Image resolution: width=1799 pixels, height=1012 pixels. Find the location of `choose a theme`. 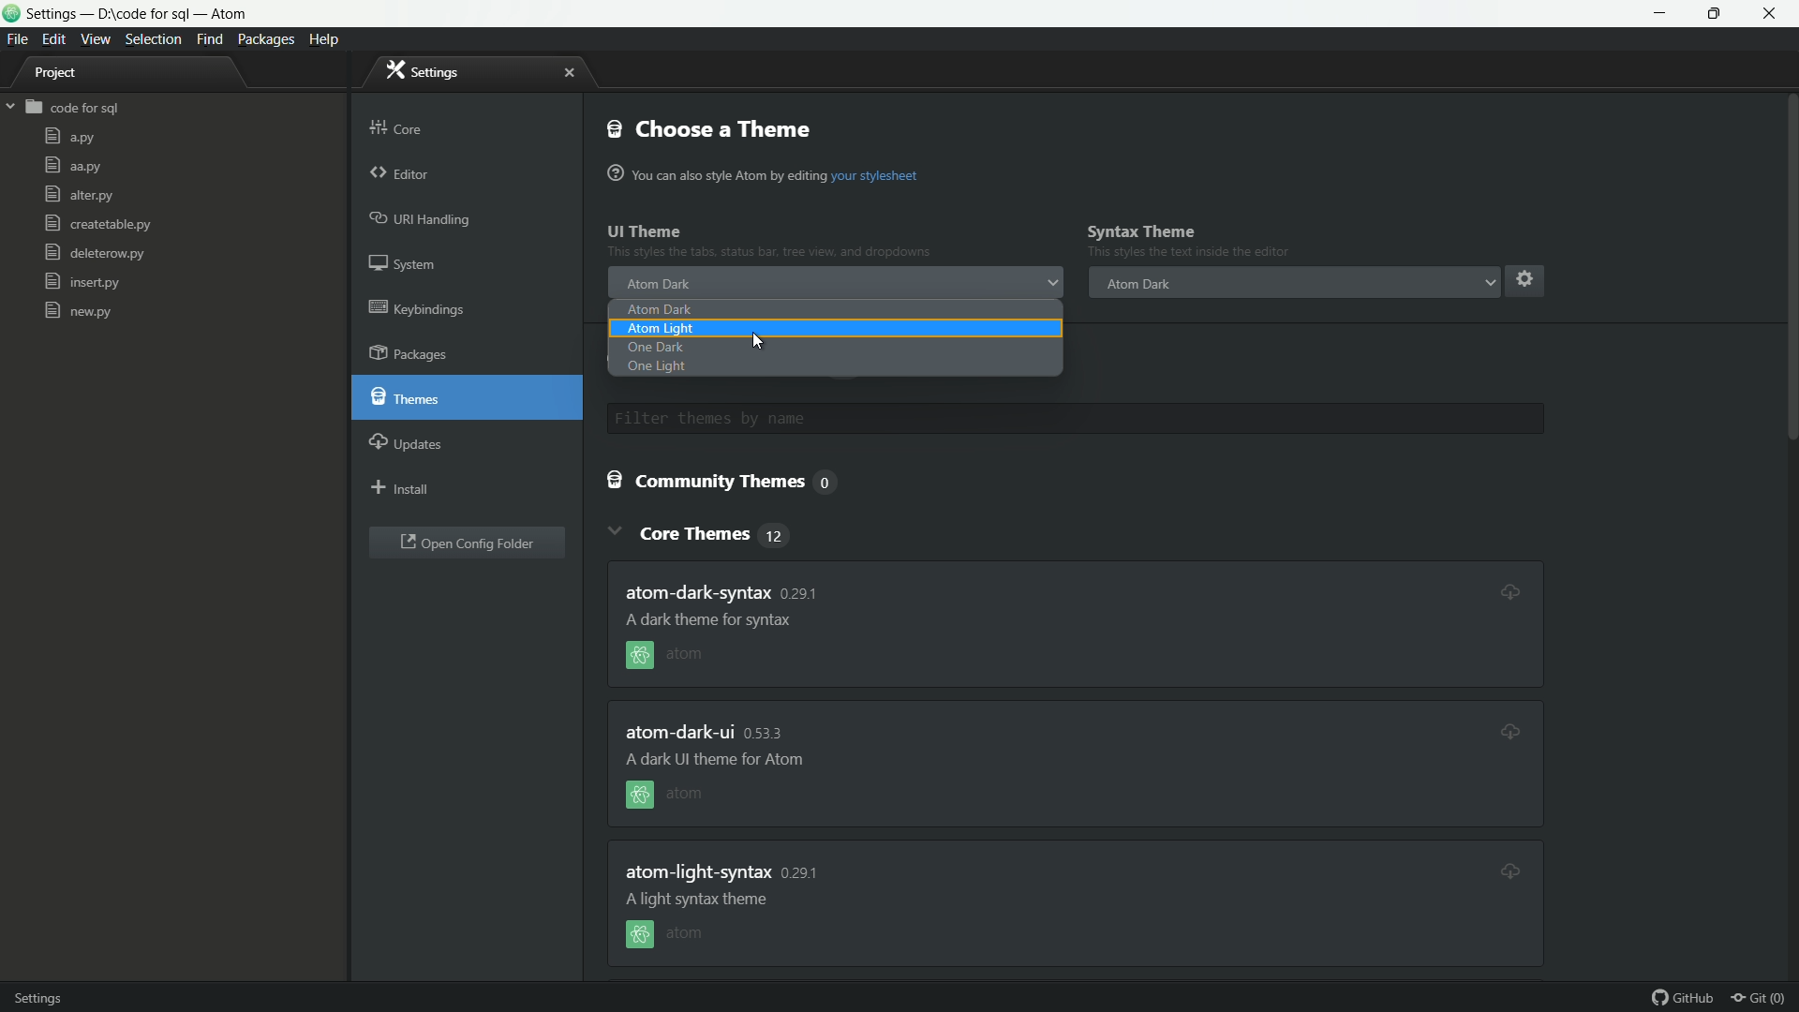

choose a theme is located at coordinates (711, 128).